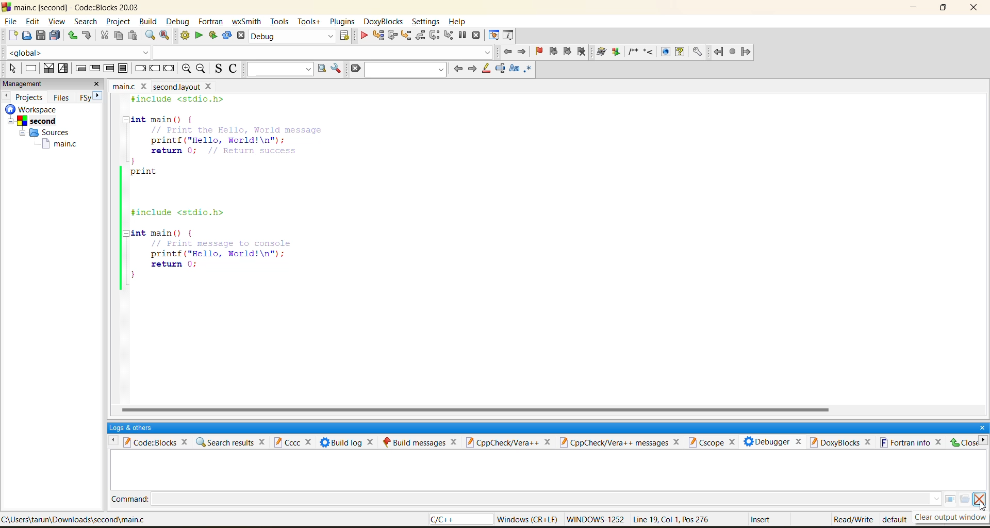  Describe the element at coordinates (457, 22) in the screenshot. I see `help` at that location.